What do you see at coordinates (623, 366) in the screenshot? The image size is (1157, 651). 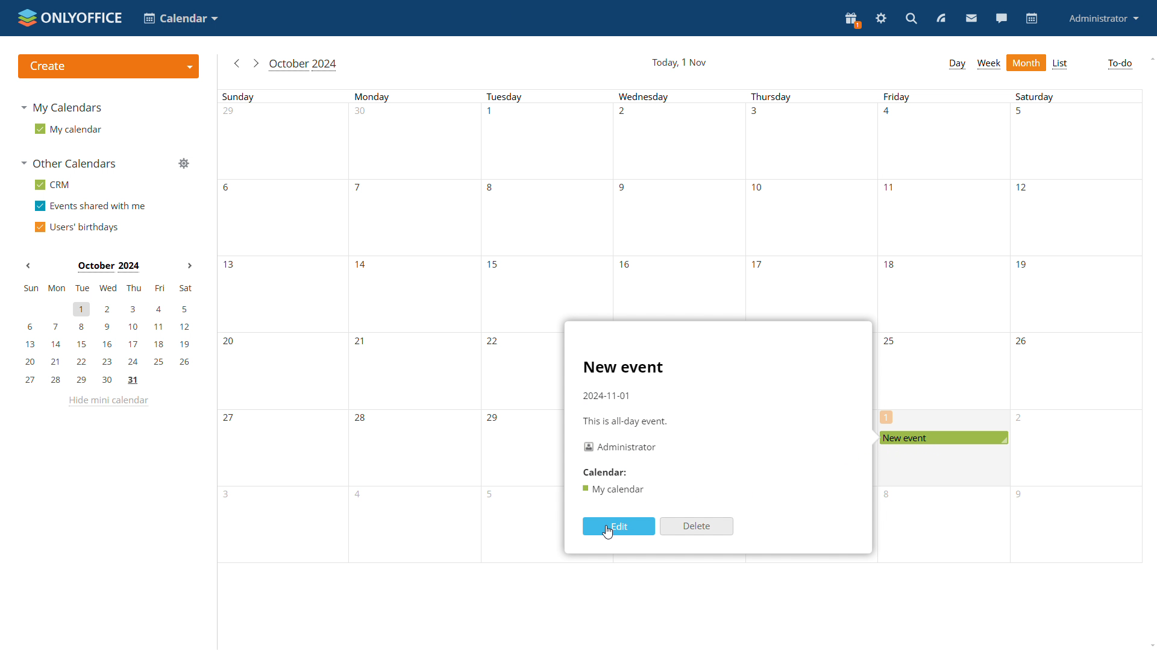 I see `event name` at bounding box center [623, 366].